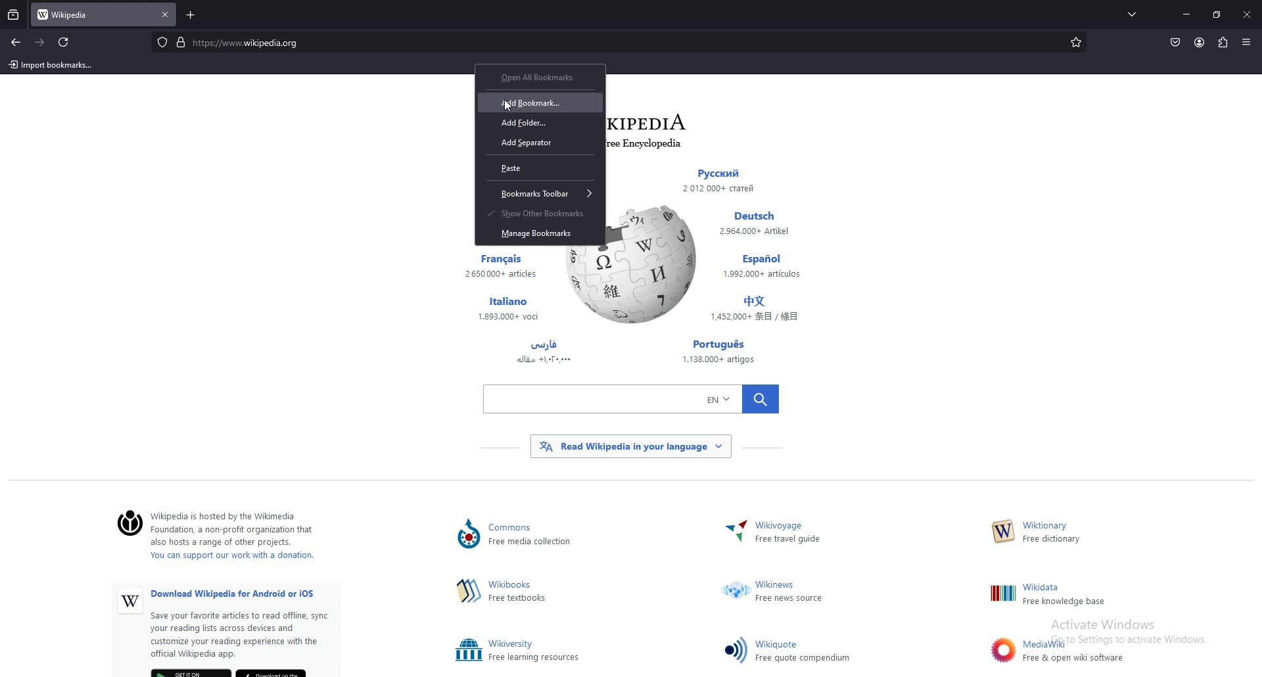 The image size is (1262, 677). Describe the element at coordinates (543, 354) in the screenshot. I see `` at that location.